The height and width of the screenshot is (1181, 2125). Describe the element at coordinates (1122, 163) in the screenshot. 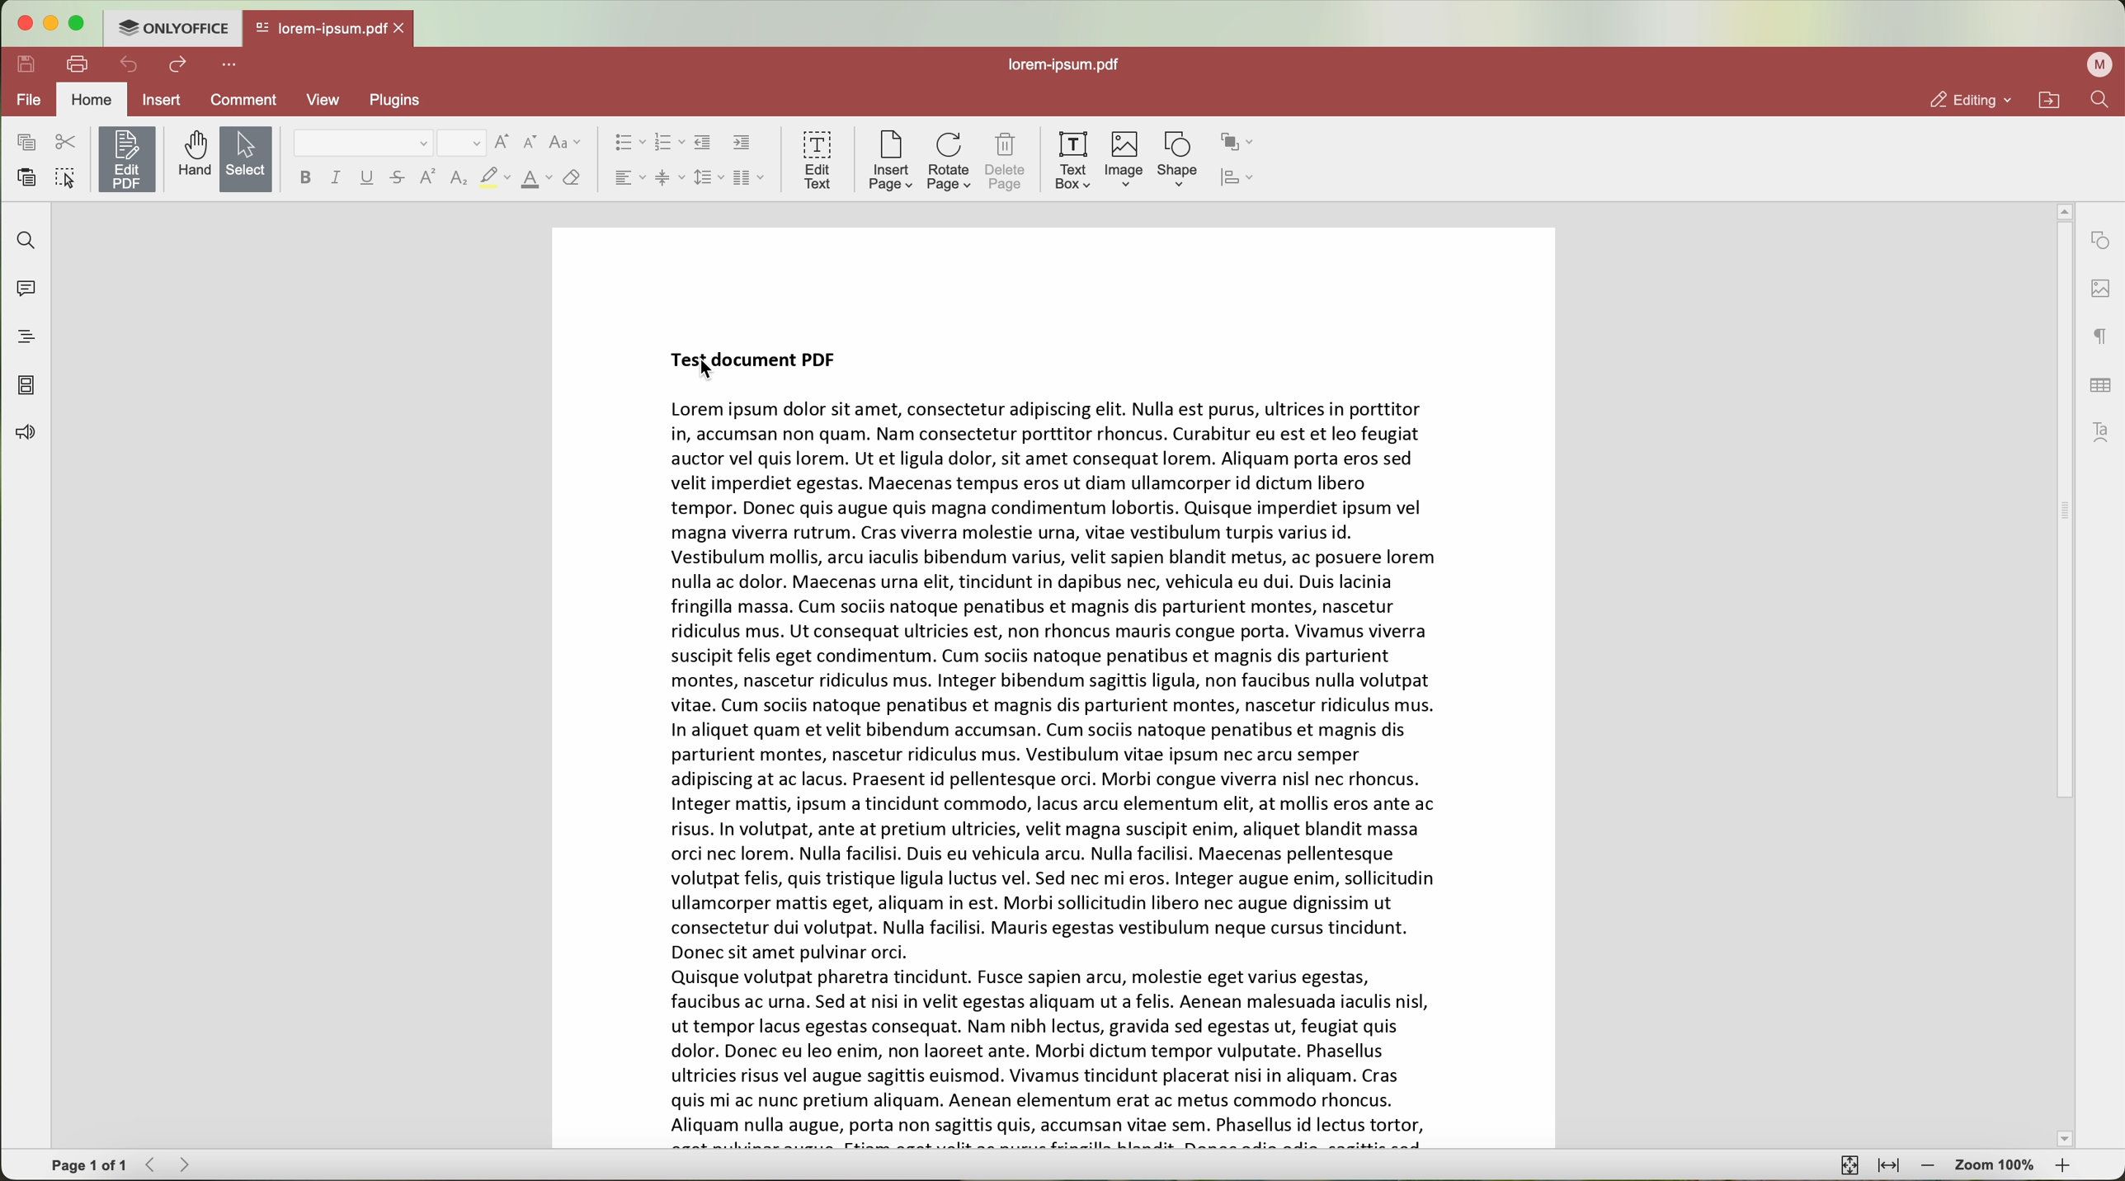

I see `image` at that location.